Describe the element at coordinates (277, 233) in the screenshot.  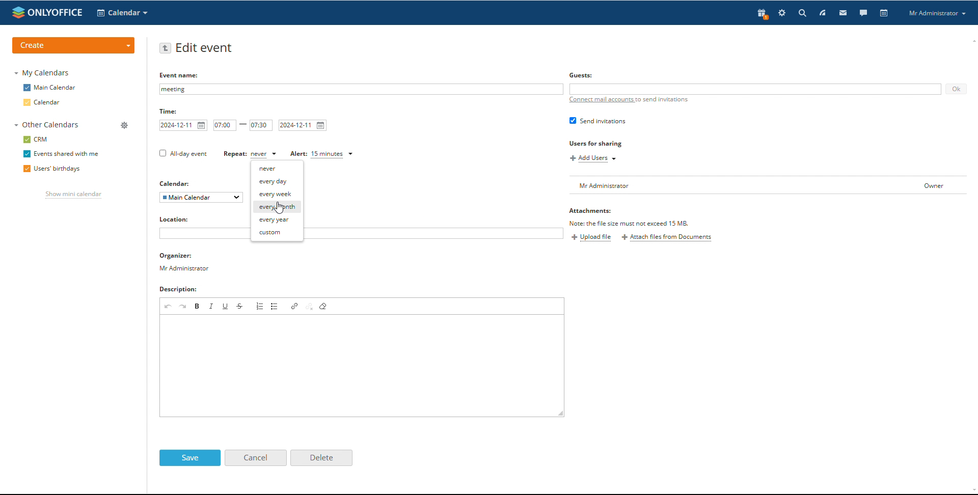
I see `custom` at that location.